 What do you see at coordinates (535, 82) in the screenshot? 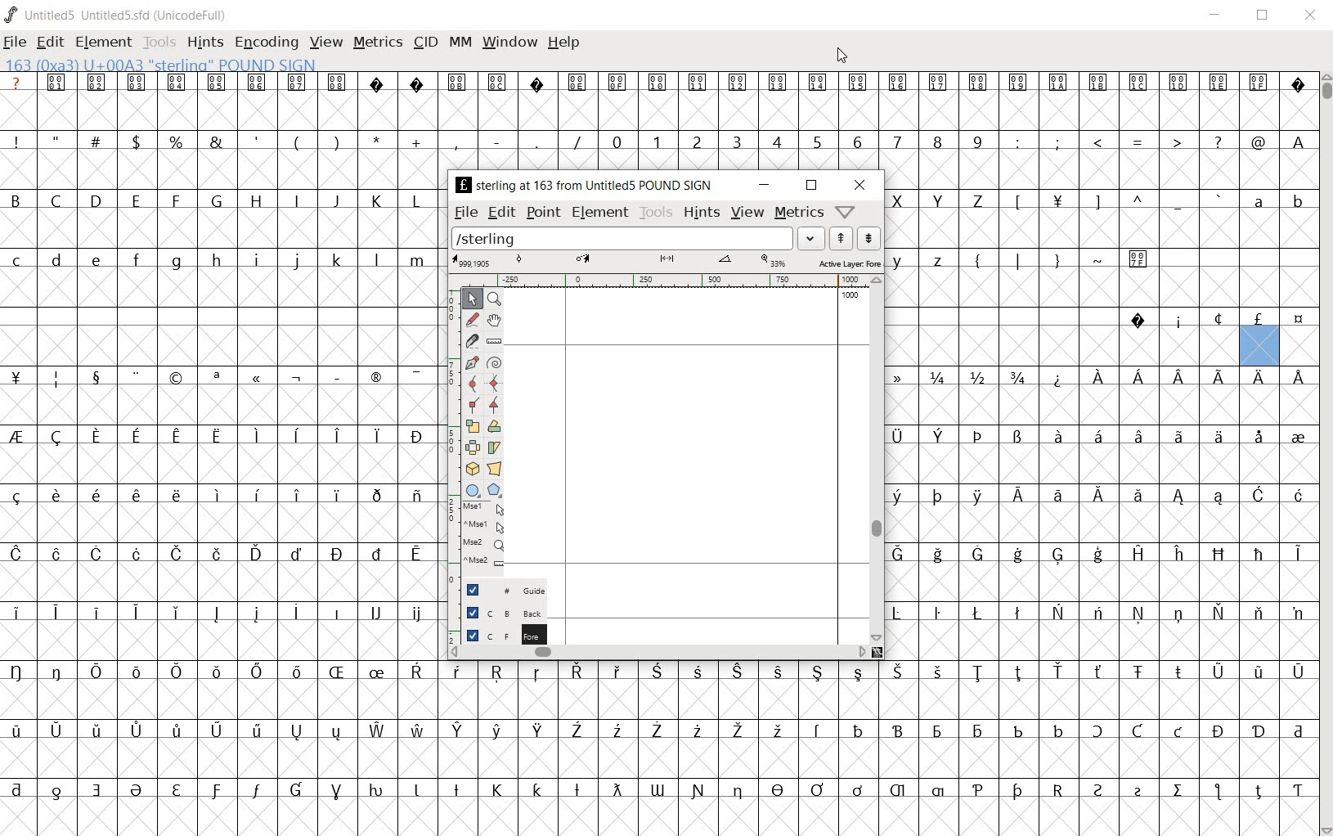
I see `Symbol` at bounding box center [535, 82].